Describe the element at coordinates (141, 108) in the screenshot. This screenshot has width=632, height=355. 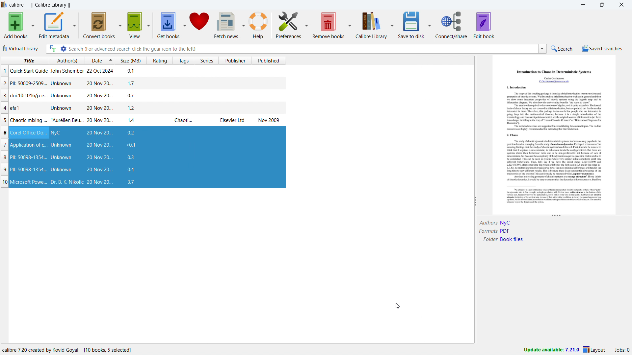
I see `single book entry` at that location.